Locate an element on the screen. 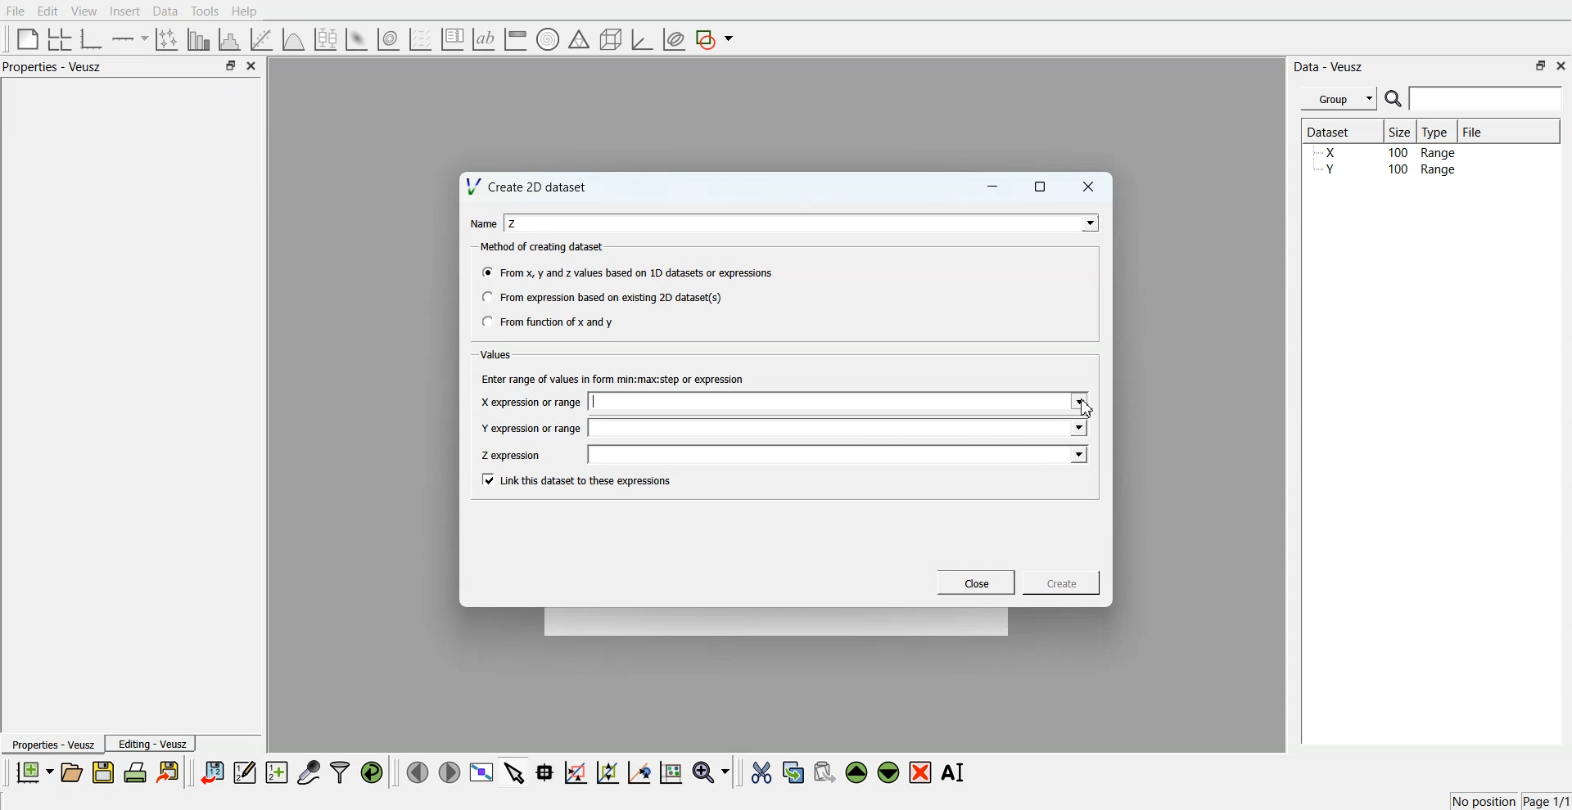  Drop down is located at coordinates (1077, 454).